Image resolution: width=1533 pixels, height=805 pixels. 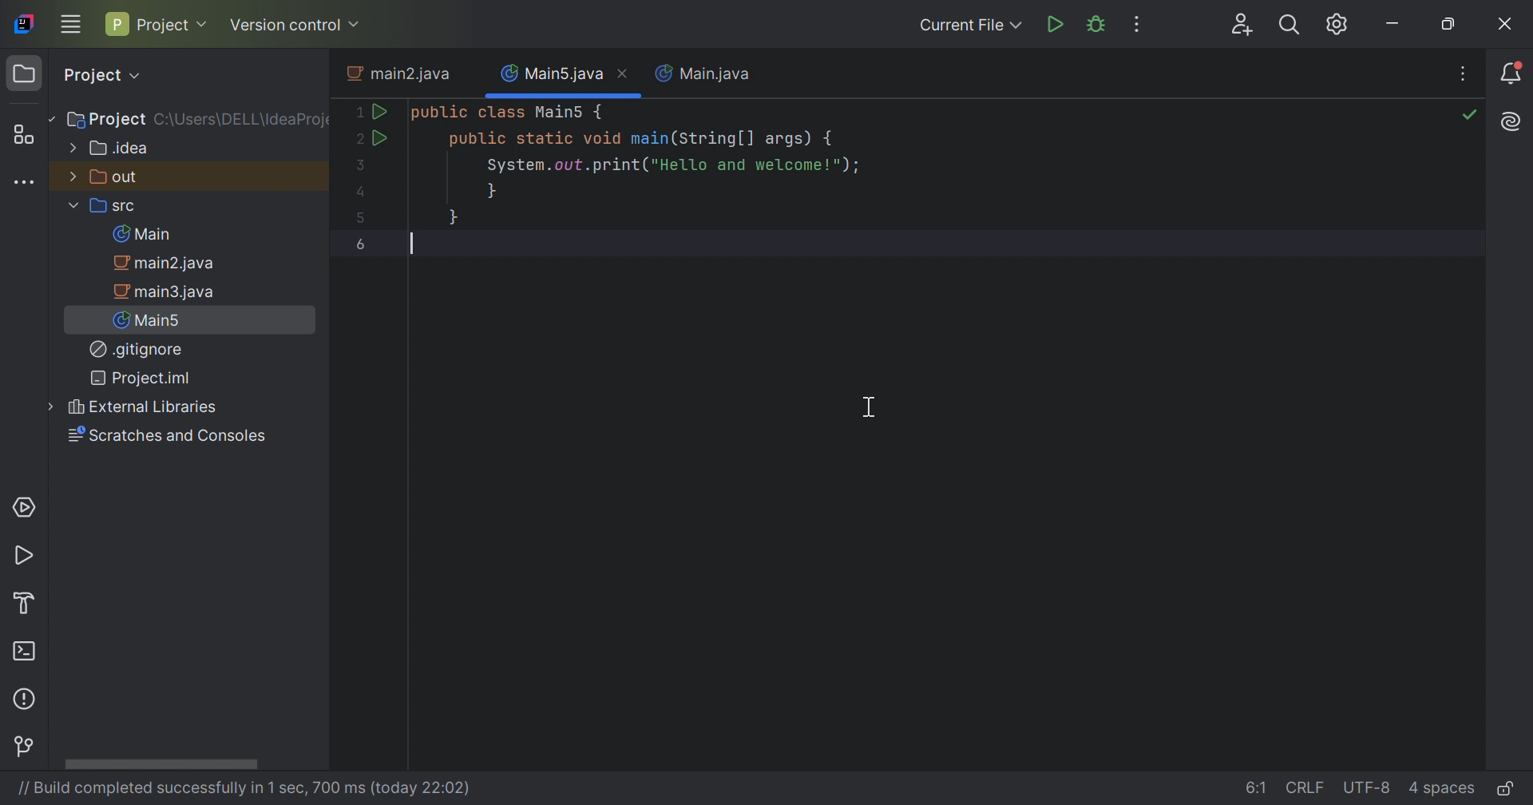 What do you see at coordinates (167, 291) in the screenshot?
I see `main3.java` at bounding box center [167, 291].